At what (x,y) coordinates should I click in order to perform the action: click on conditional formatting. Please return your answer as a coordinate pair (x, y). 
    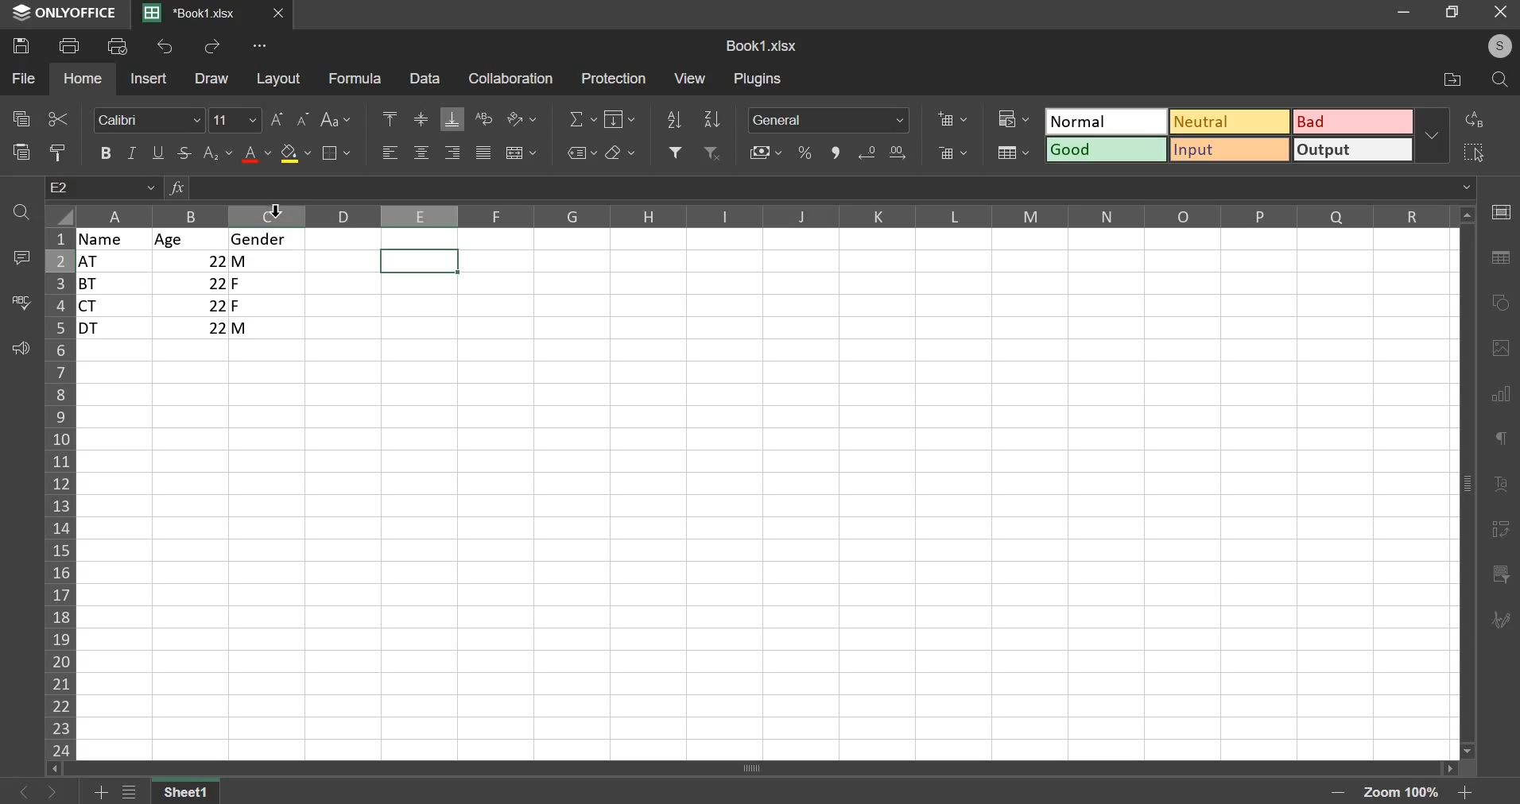
    Looking at the image, I should click on (1011, 118).